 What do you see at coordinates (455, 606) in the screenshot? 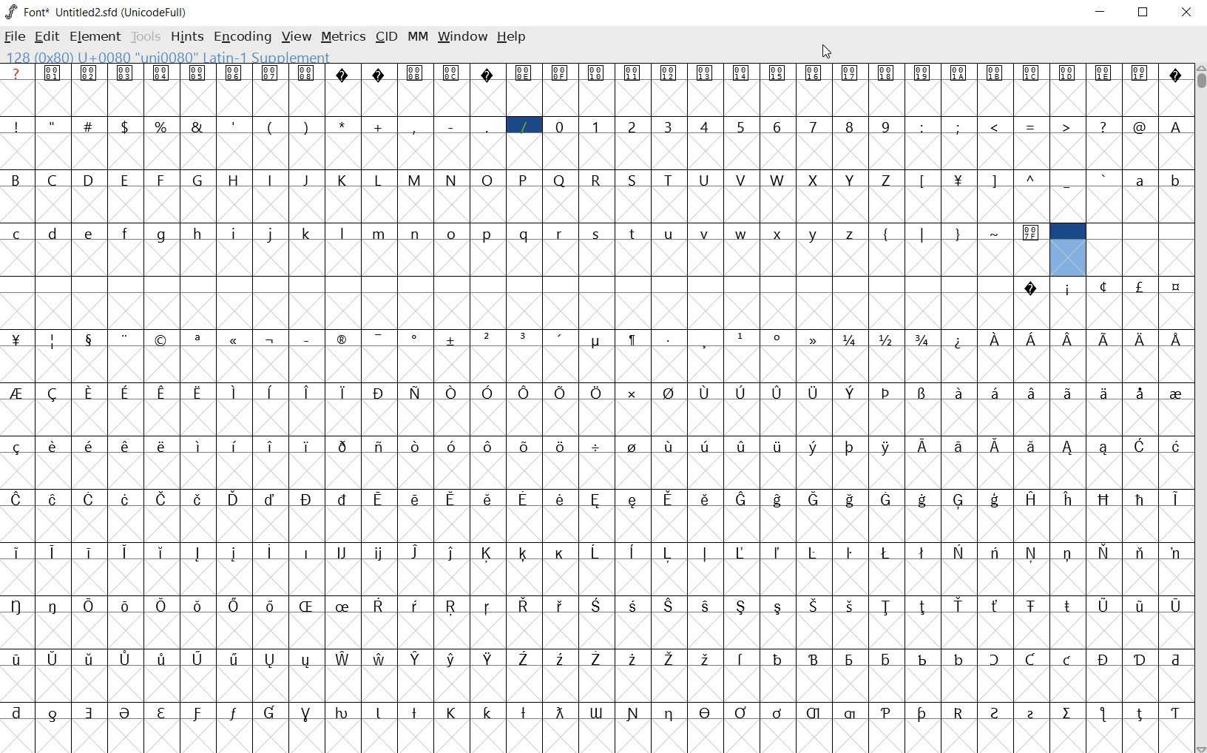
I see `Symbol` at bounding box center [455, 606].